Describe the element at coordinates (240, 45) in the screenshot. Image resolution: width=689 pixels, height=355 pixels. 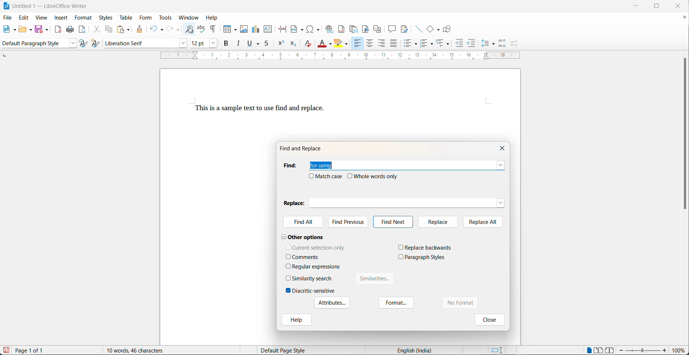
I see `italic` at that location.